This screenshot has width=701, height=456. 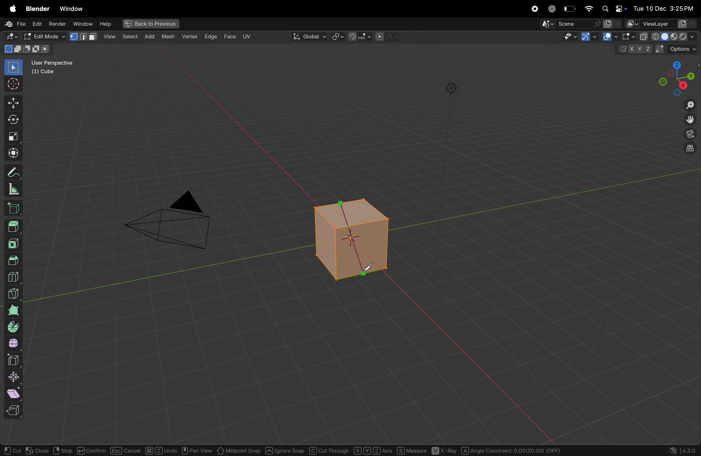 What do you see at coordinates (614, 8) in the screenshot?
I see `apple widgets` at bounding box center [614, 8].